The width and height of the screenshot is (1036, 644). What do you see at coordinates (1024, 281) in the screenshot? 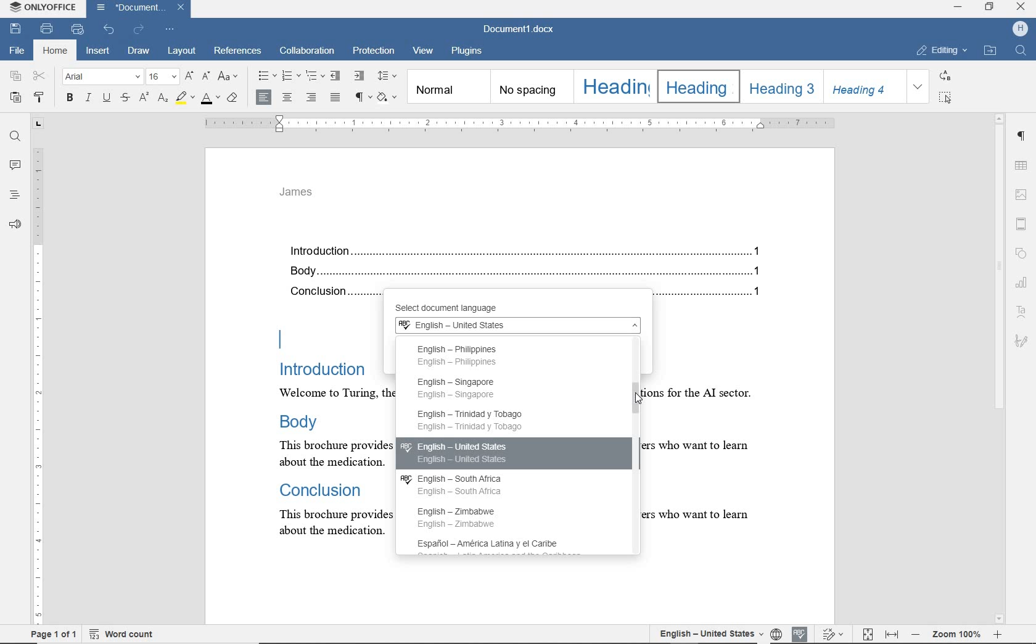
I see `charts` at bounding box center [1024, 281].